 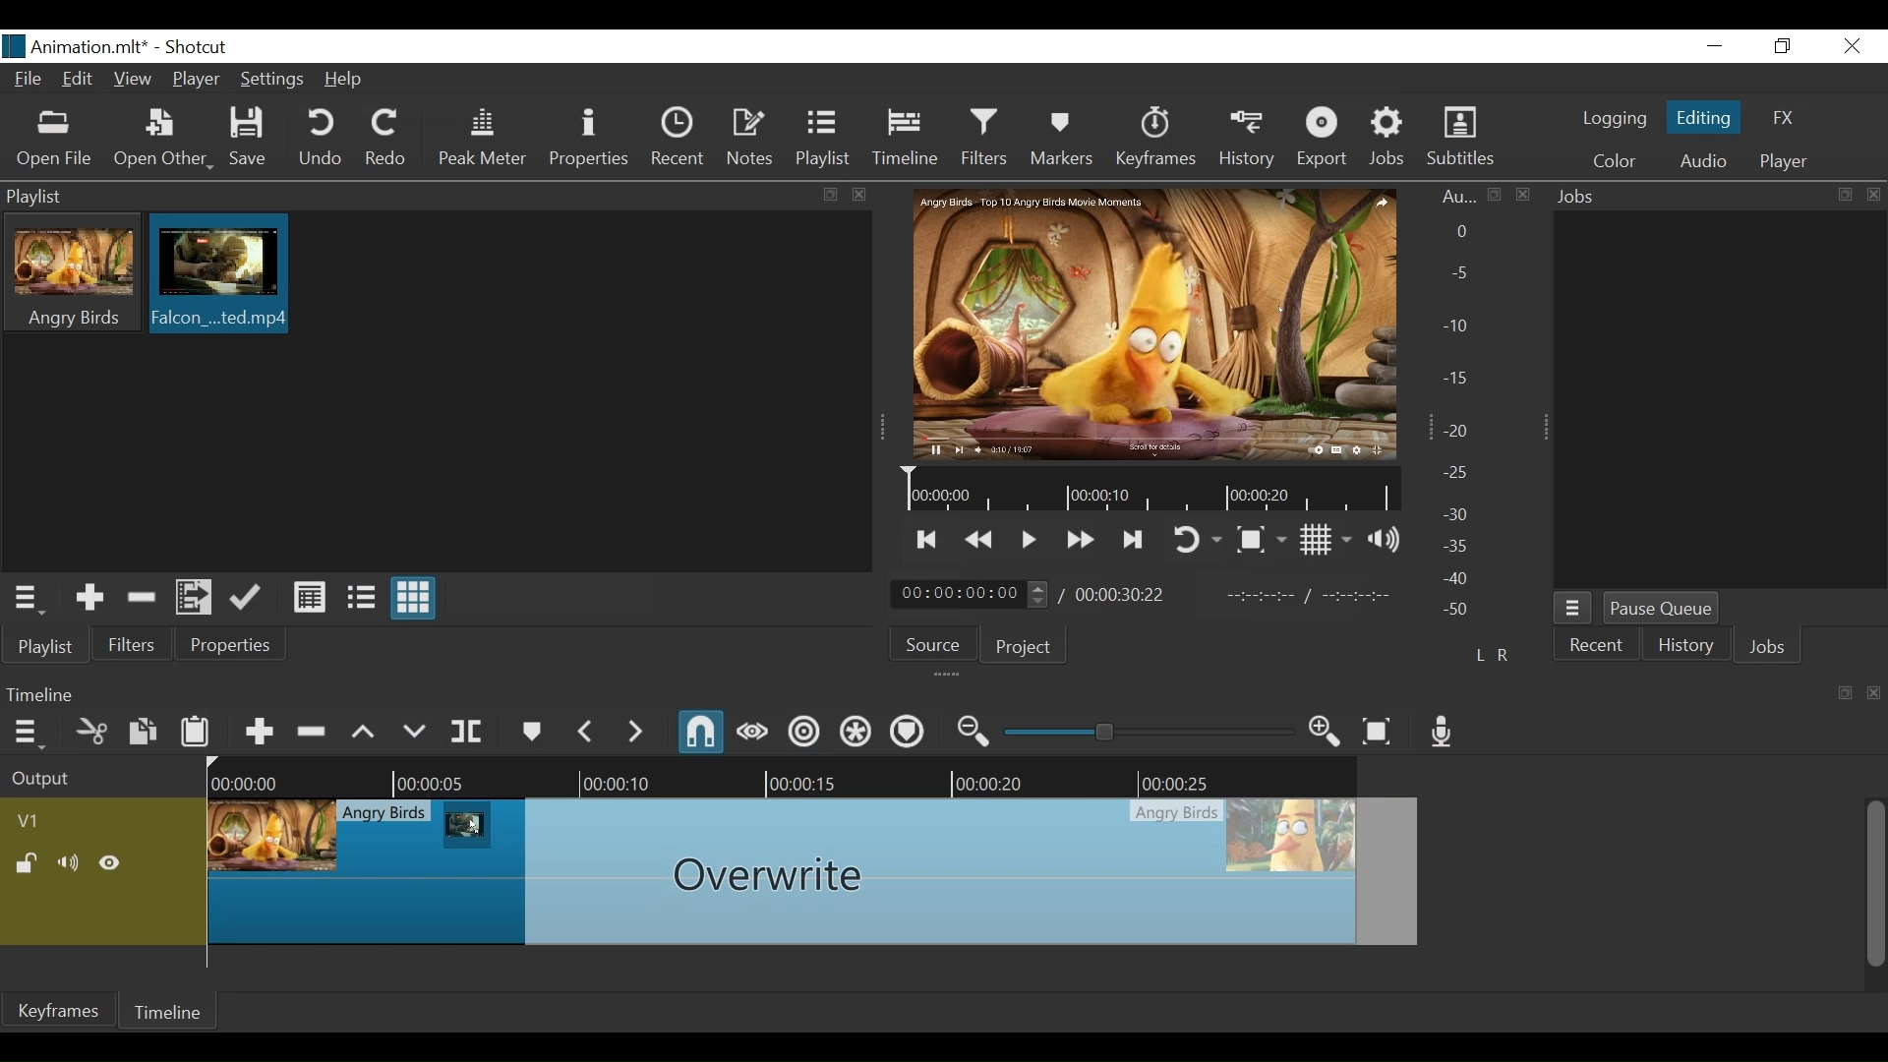 I want to click on Skip to the previous point, so click(x=927, y=542).